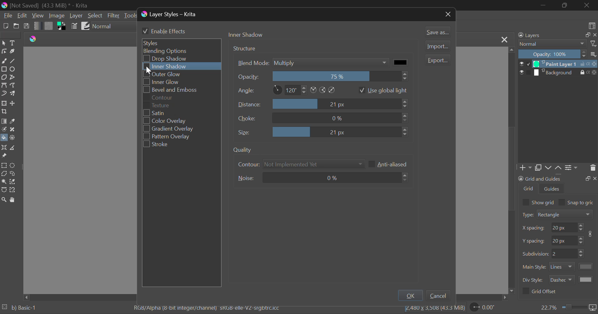  I want to click on Layer, so click(76, 16).